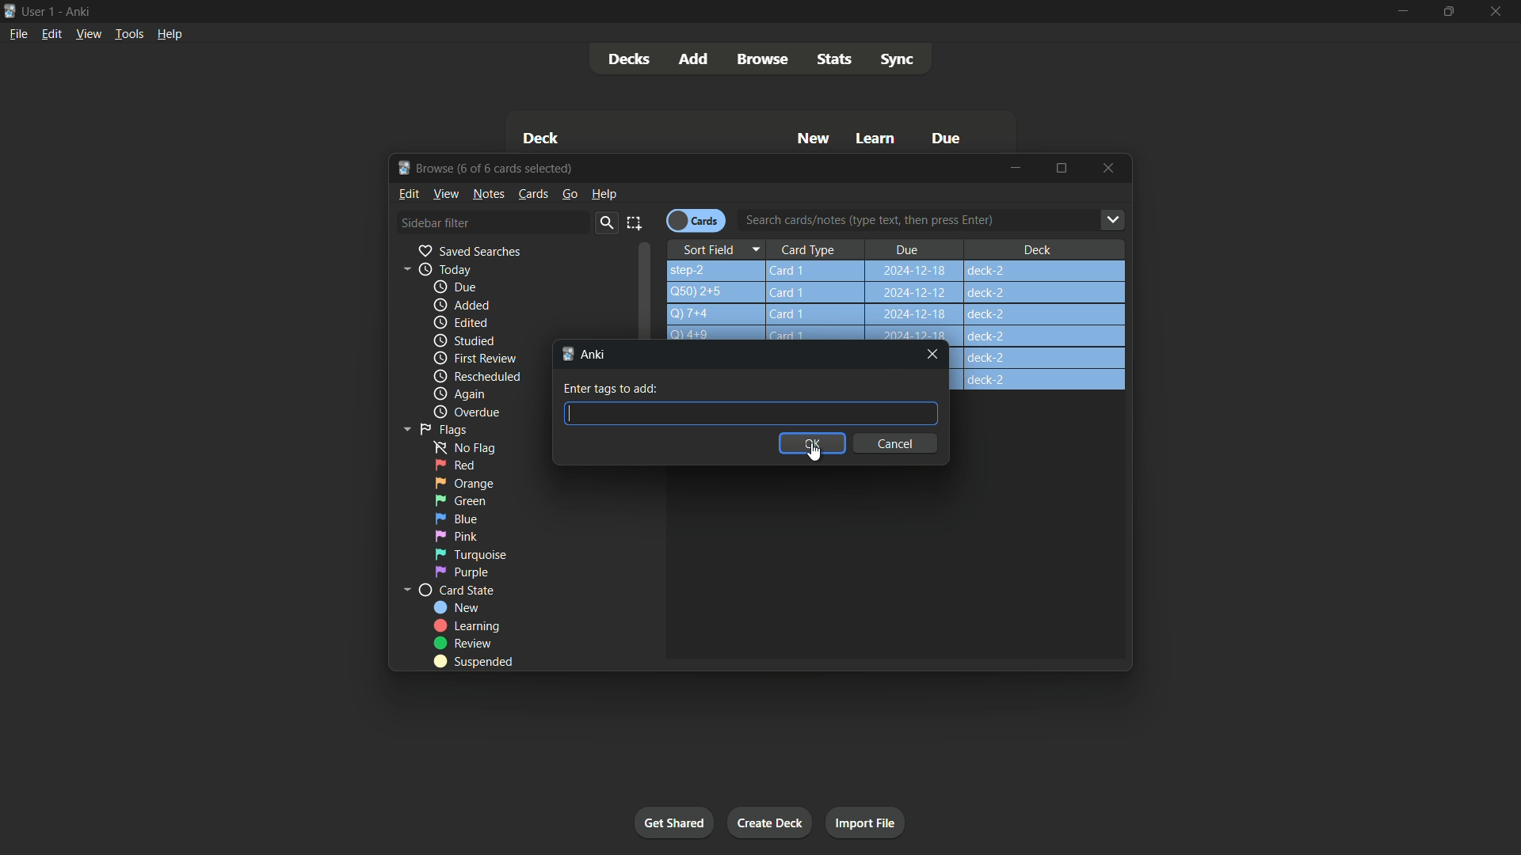 This screenshot has height=855, width=1521. I want to click on App name, so click(82, 12).